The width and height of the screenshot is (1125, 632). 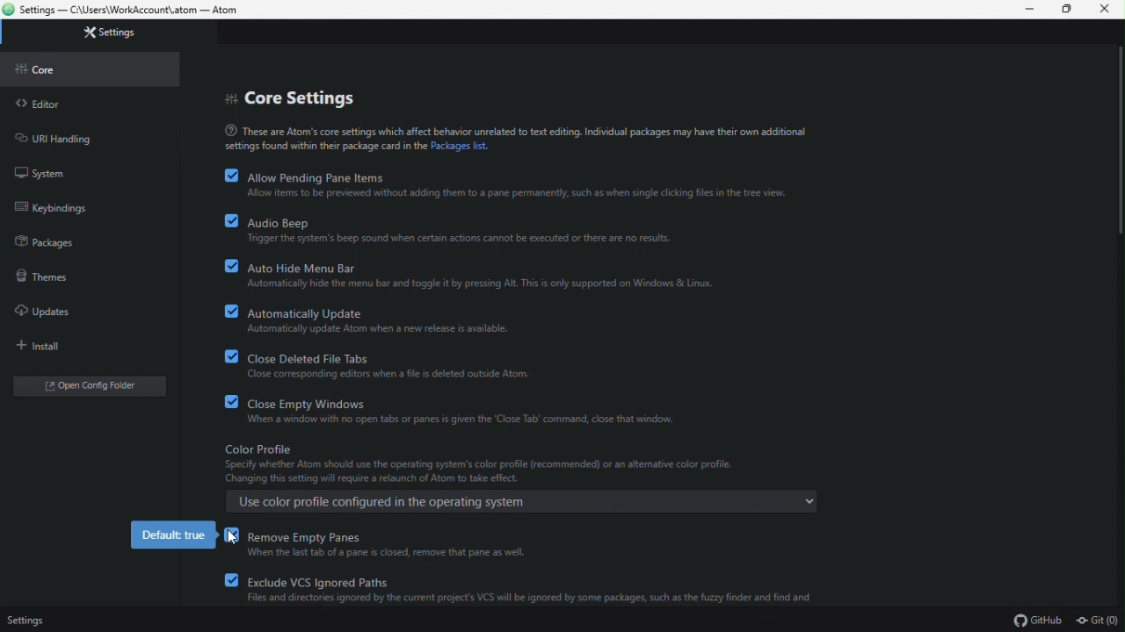 What do you see at coordinates (471, 409) in the screenshot?
I see `close empty windows` at bounding box center [471, 409].